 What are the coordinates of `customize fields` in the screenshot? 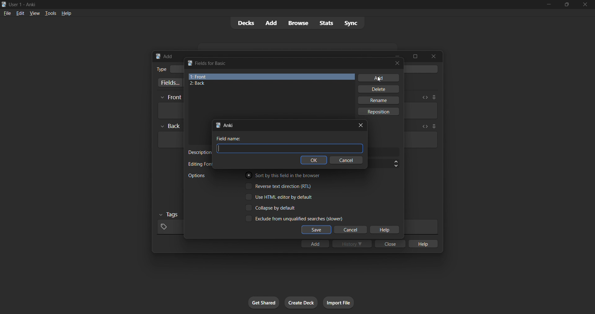 It's located at (169, 83).